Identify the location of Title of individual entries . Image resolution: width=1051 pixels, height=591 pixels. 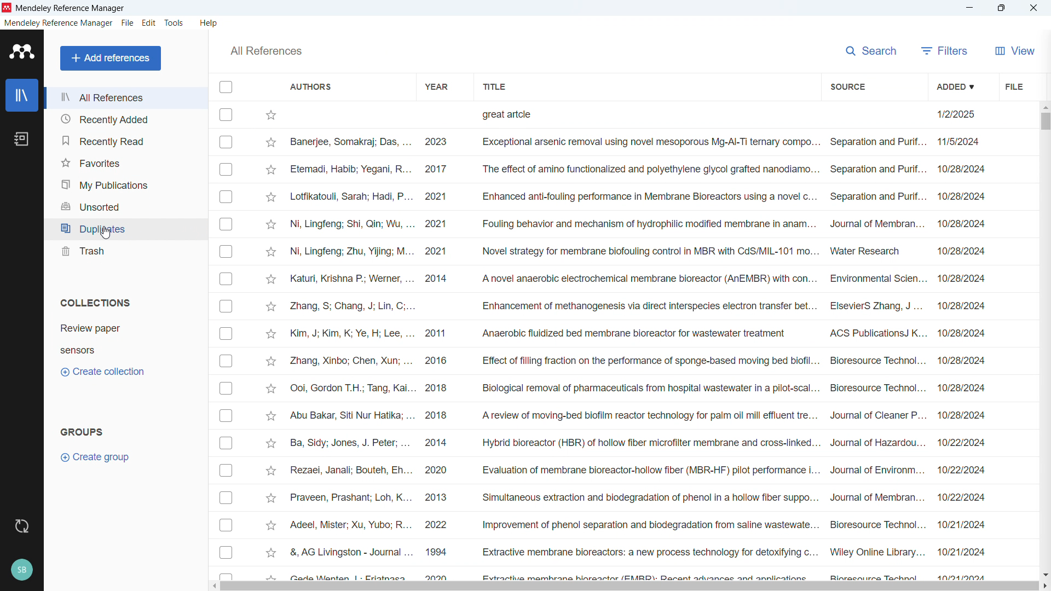
(647, 343).